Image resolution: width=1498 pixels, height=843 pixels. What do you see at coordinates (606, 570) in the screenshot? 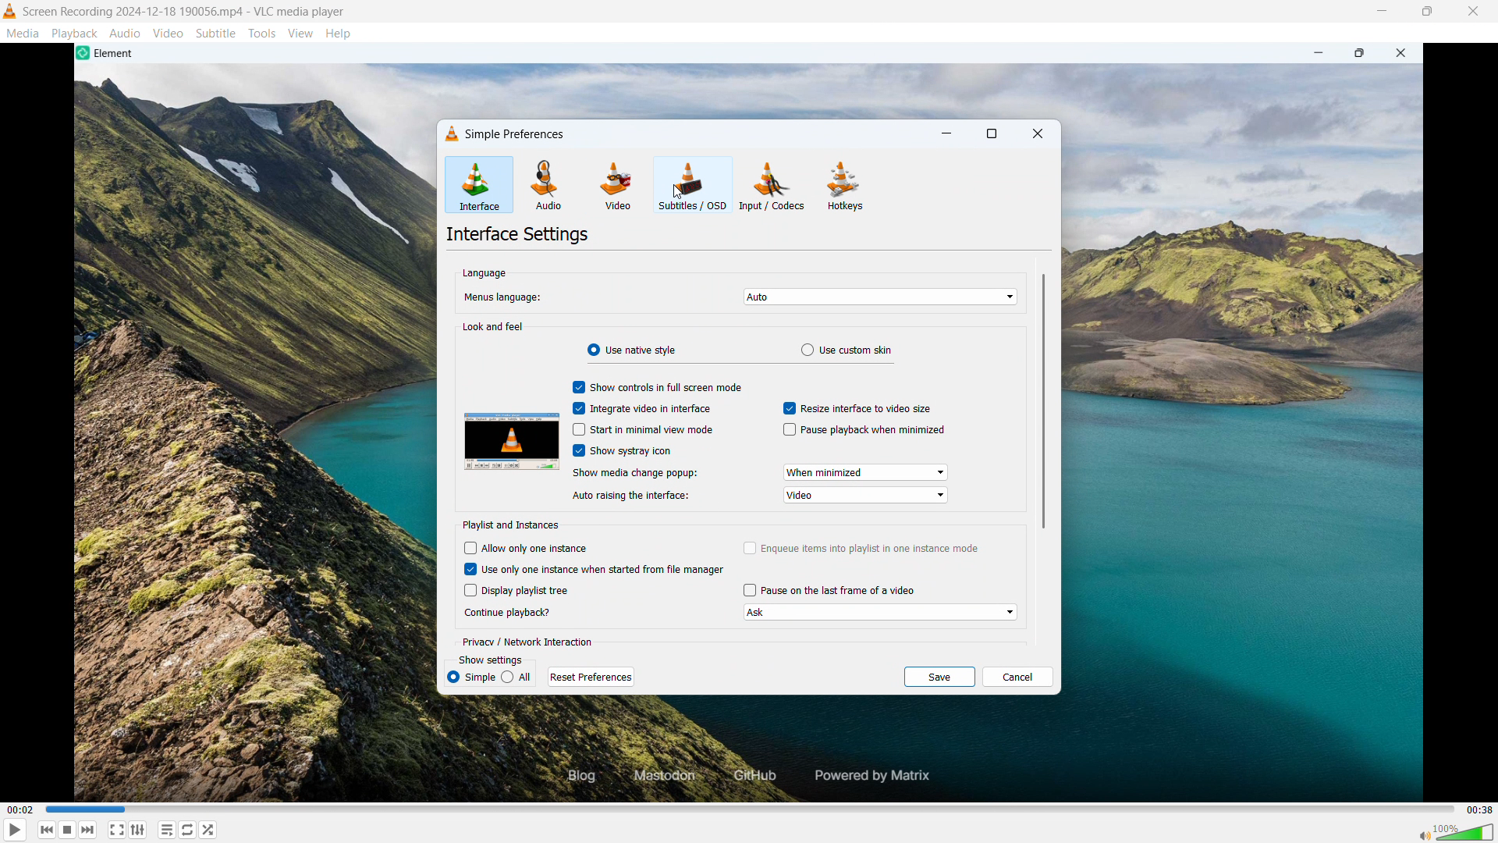
I see `Use only one instance when started from file manager ` at bounding box center [606, 570].